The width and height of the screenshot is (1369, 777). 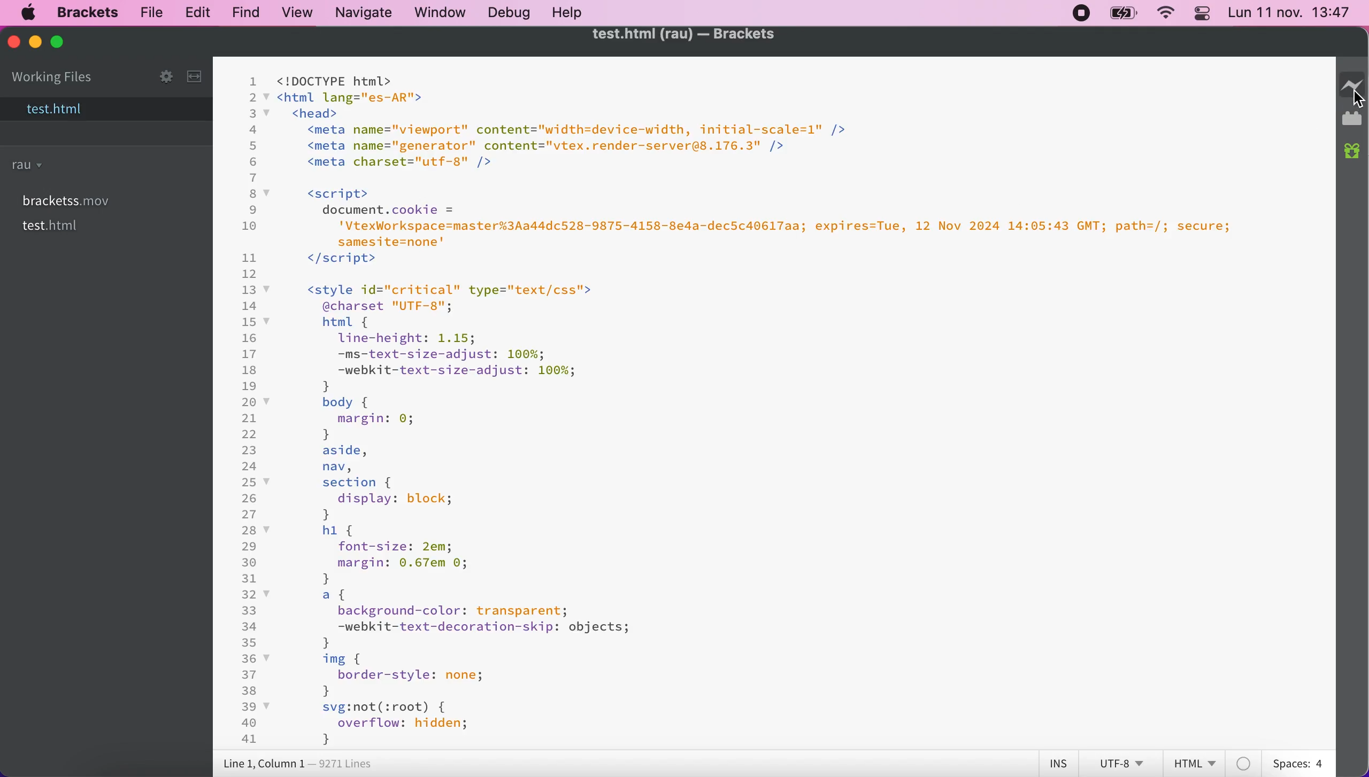 What do you see at coordinates (1058, 763) in the screenshot?
I see `ins` at bounding box center [1058, 763].